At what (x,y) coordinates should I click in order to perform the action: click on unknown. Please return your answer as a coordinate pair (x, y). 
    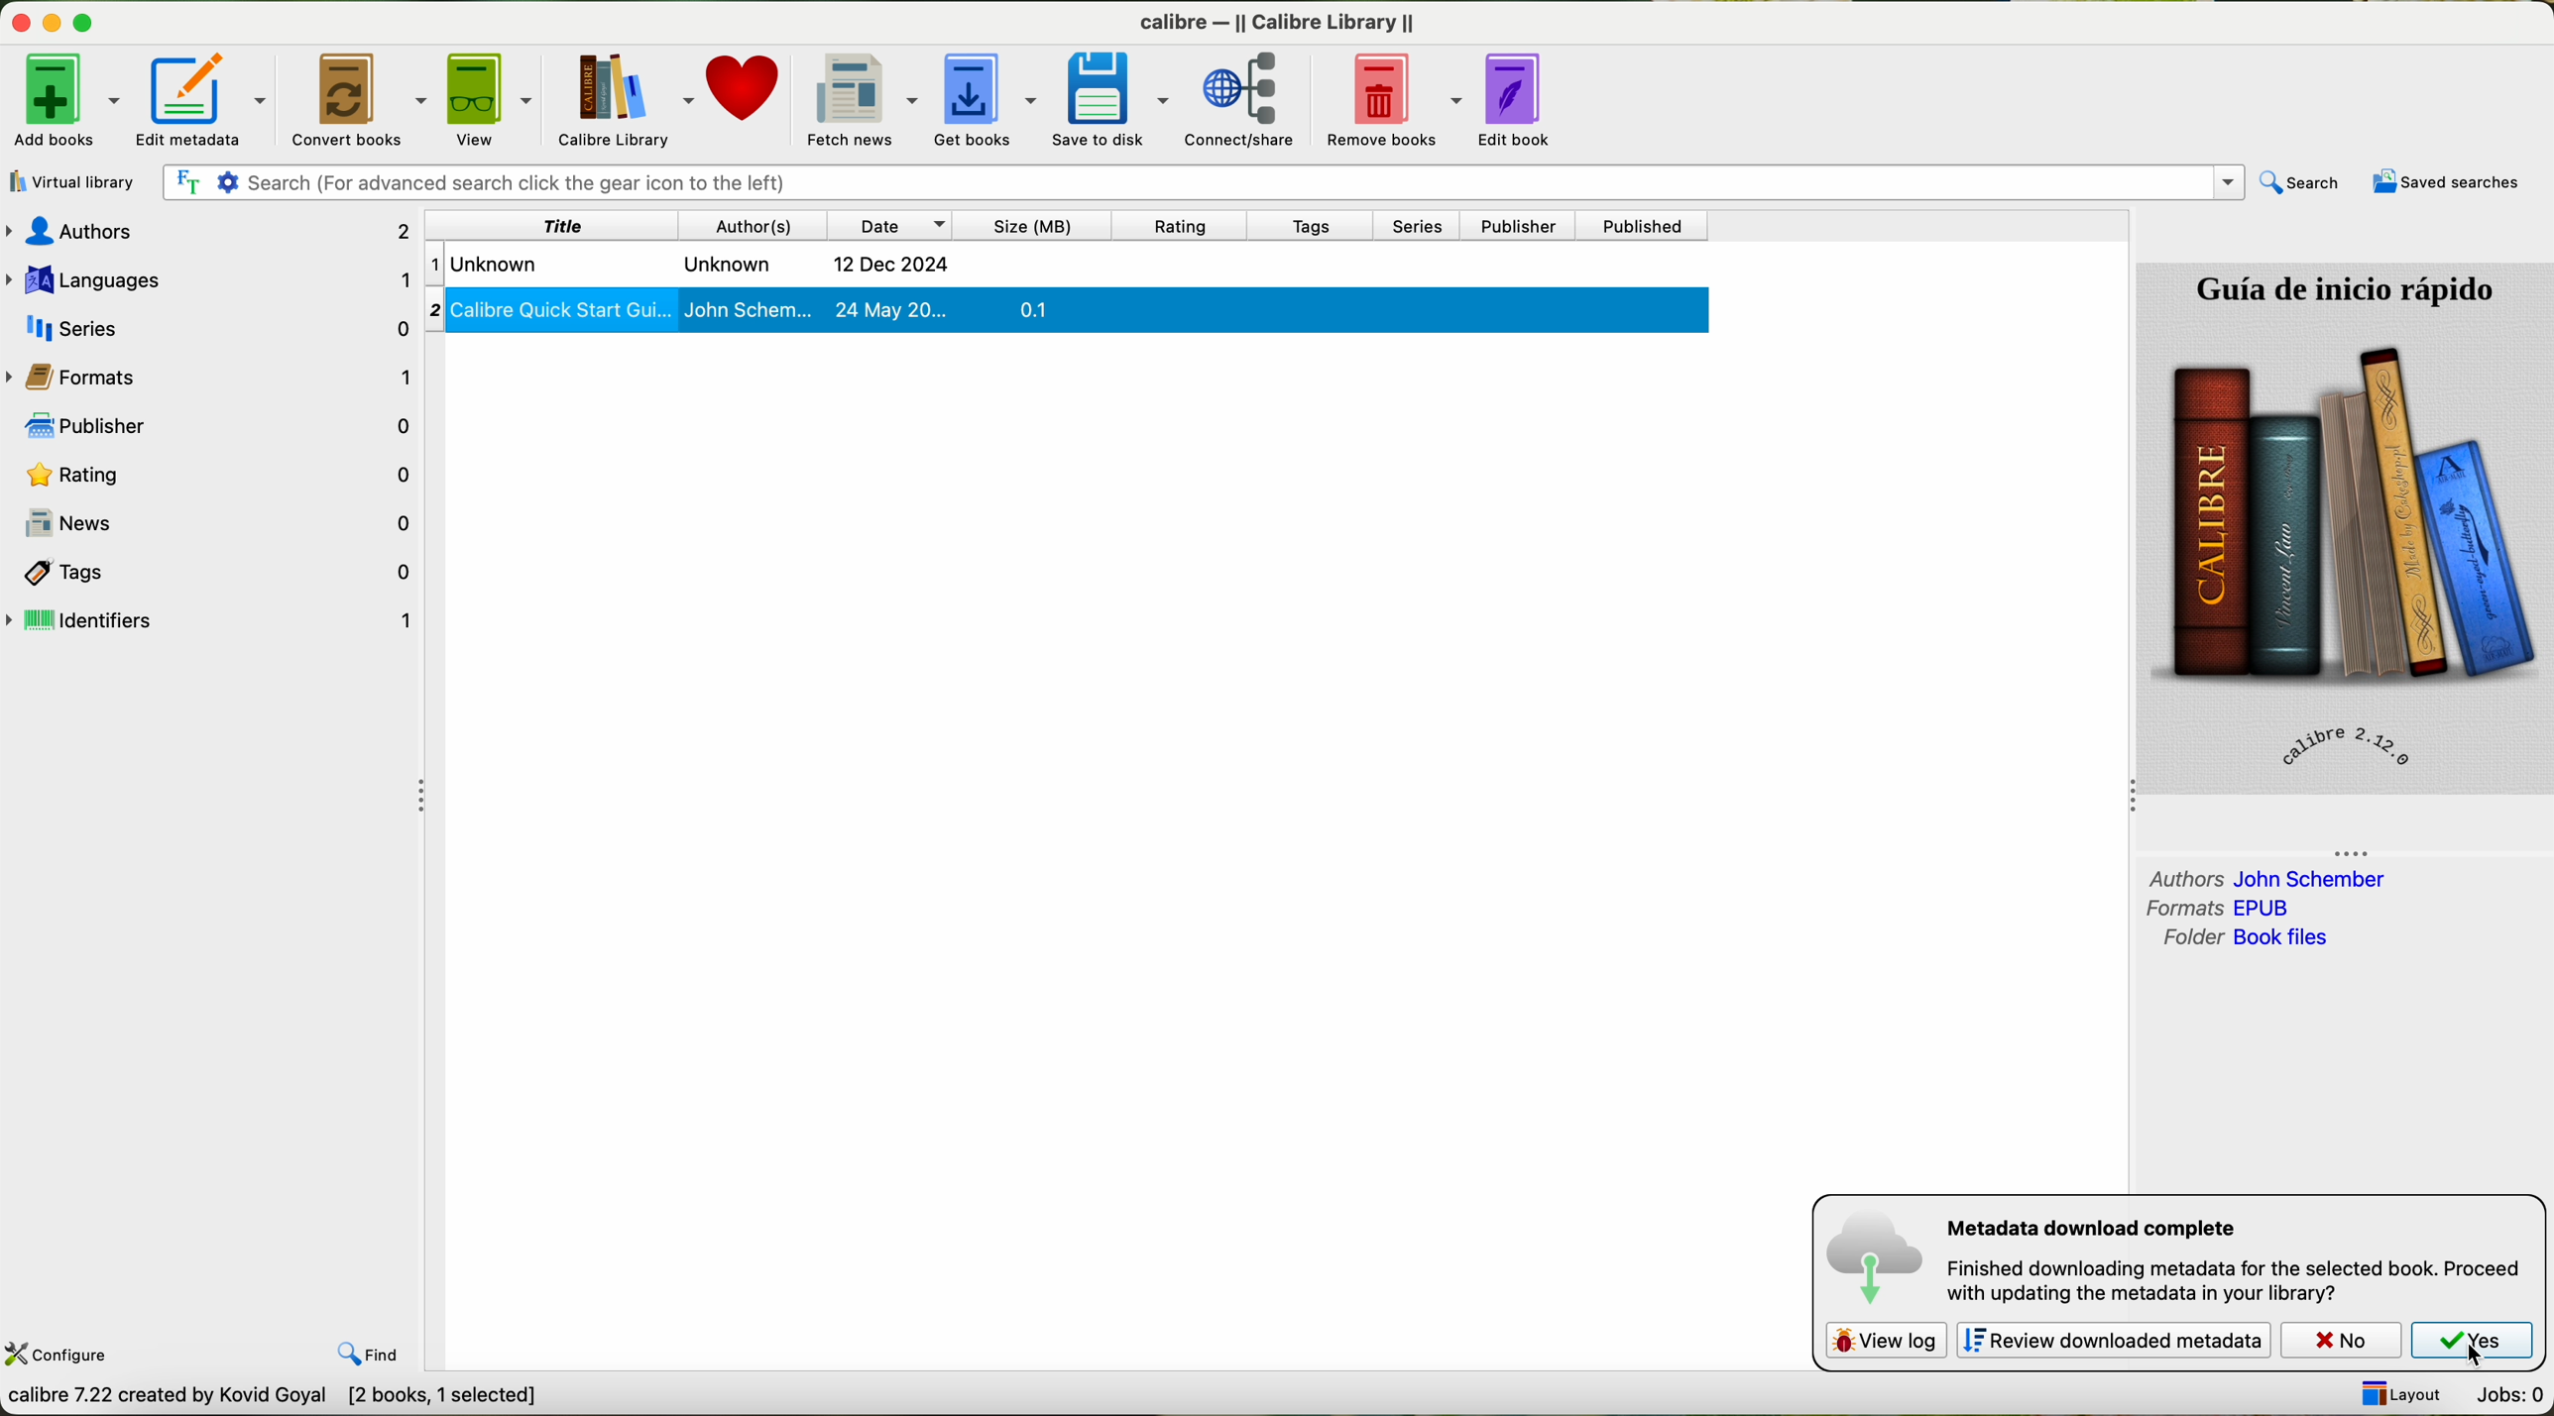
    Looking at the image, I should click on (772, 265).